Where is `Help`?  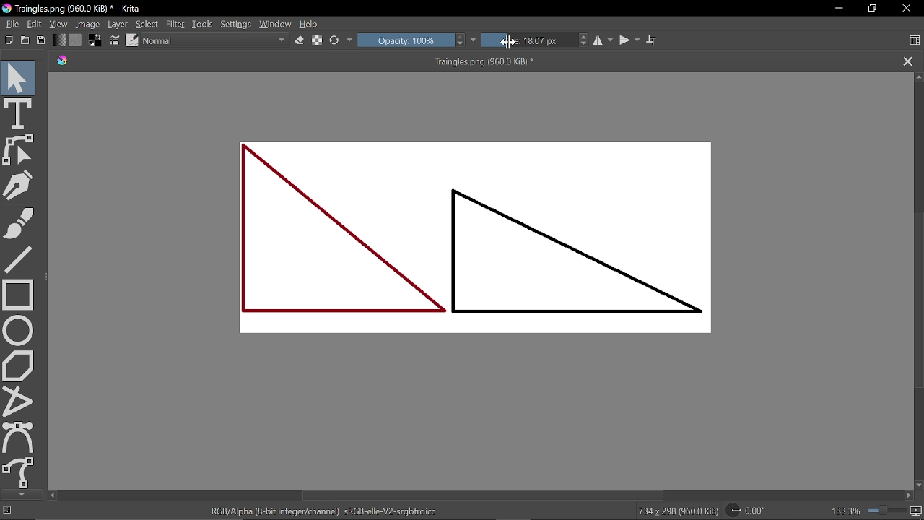
Help is located at coordinates (309, 25).